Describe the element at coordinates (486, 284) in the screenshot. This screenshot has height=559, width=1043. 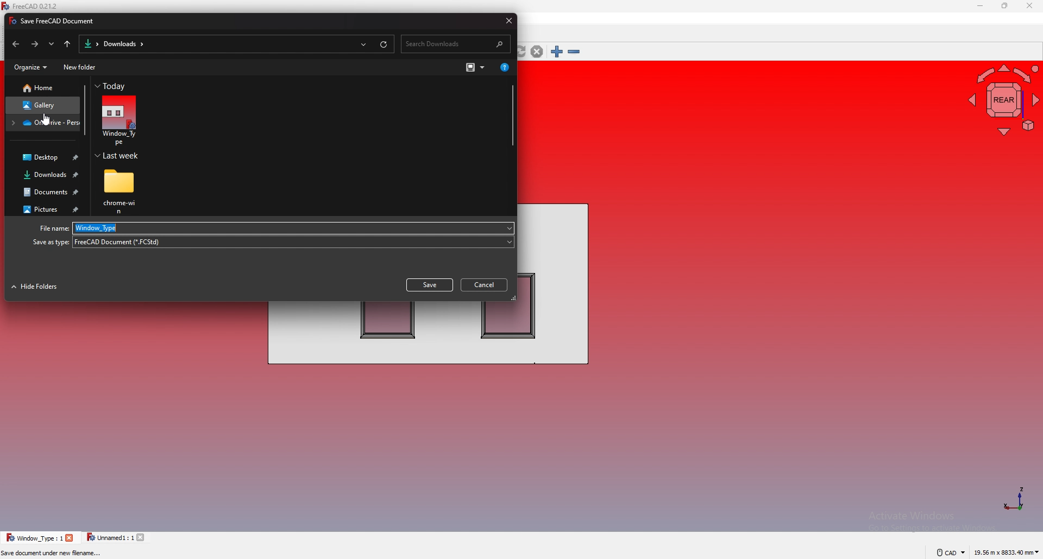
I see `cancel` at that location.